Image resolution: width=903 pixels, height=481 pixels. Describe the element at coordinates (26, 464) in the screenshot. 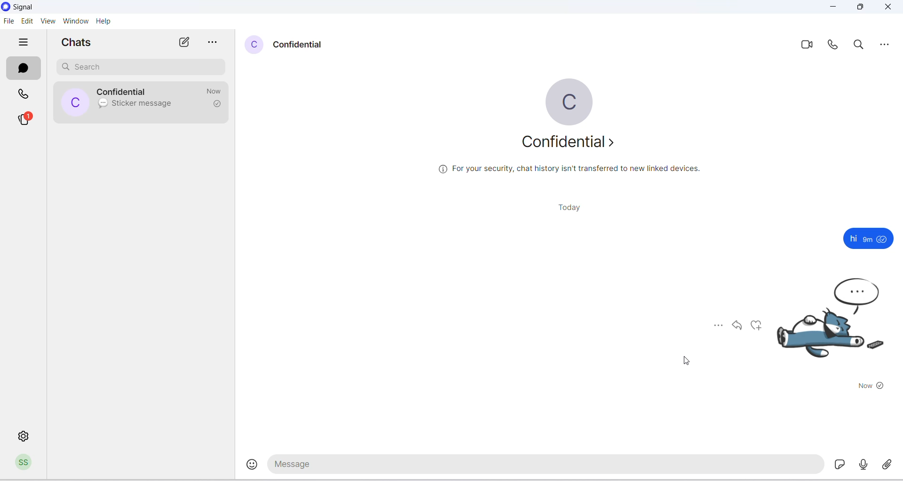

I see `profile` at that location.